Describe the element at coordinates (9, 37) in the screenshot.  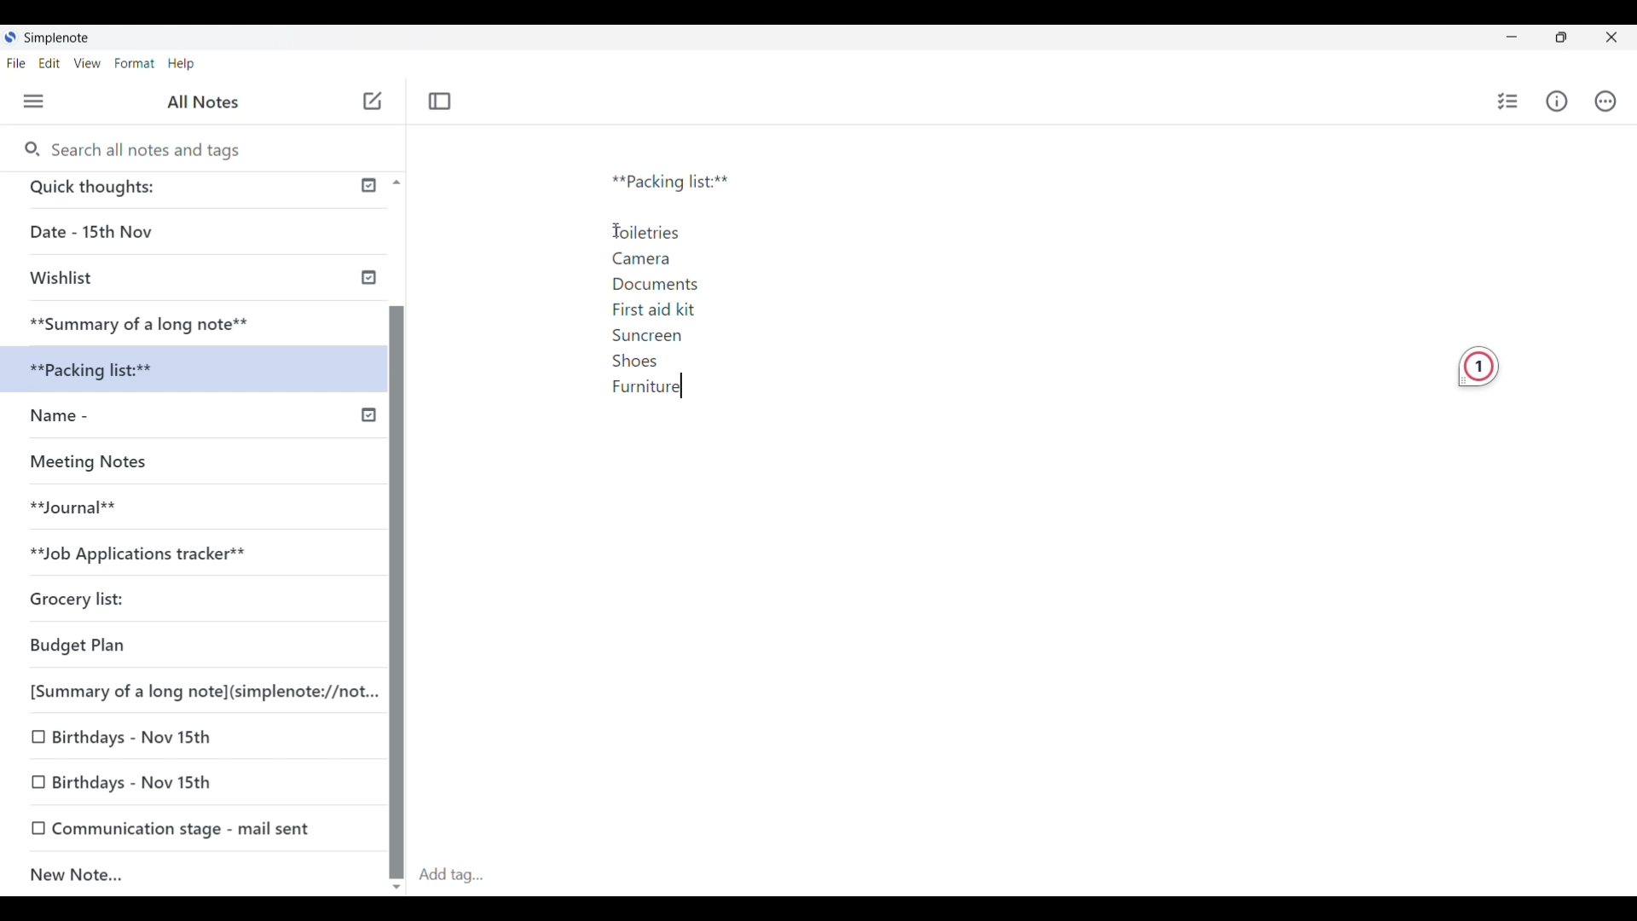
I see `Software logo` at that location.